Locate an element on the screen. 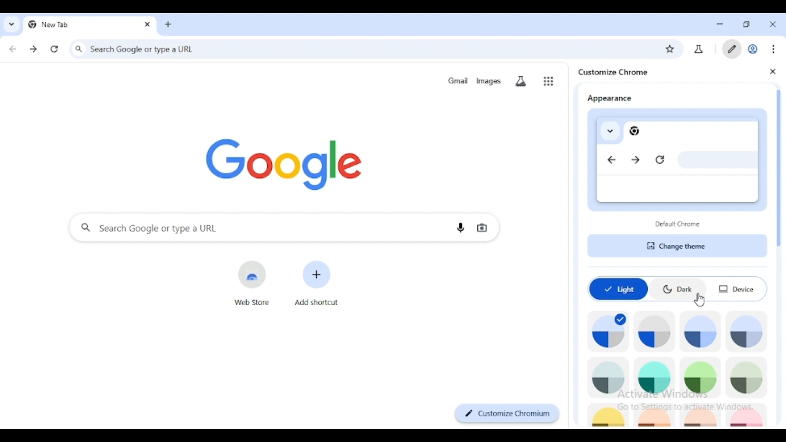 This screenshot has height=442, width=786. grey is located at coordinates (610, 378).